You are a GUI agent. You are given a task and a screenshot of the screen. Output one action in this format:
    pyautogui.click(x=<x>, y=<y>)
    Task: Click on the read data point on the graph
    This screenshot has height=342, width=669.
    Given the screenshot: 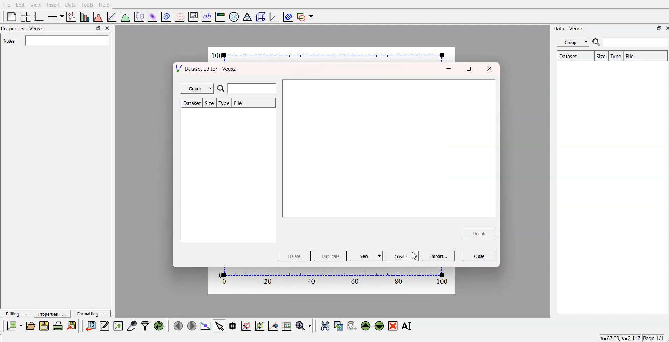 What is the action you would take?
    pyautogui.click(x=233, y=326)
    